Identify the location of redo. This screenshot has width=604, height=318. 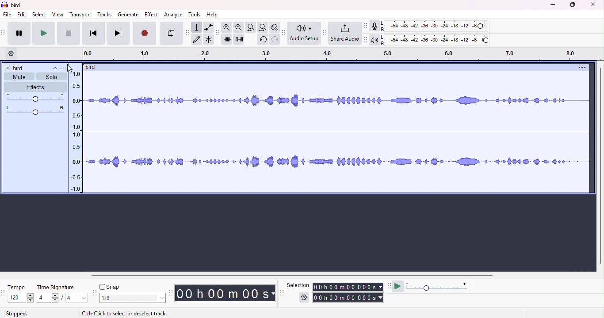
(275, 39).